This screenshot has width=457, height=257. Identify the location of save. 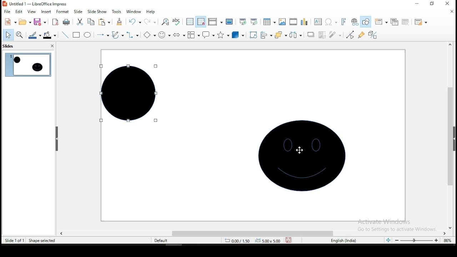
(40, 22).